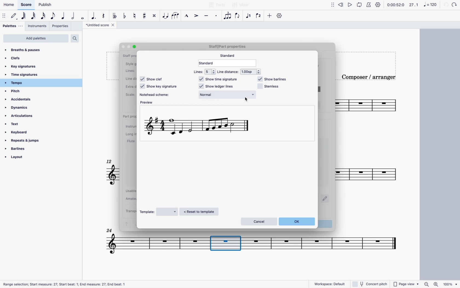 The image size is (460, 288). Describe the element at coordinates (34, 149) in the screenshot. I see `barlines` at that location.